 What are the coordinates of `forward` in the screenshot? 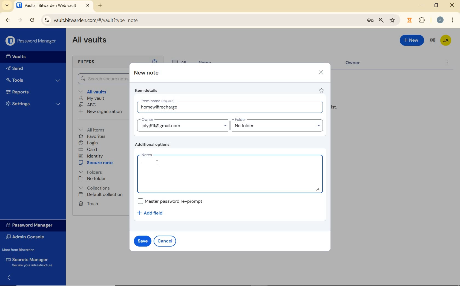 It's located at (20, 20).